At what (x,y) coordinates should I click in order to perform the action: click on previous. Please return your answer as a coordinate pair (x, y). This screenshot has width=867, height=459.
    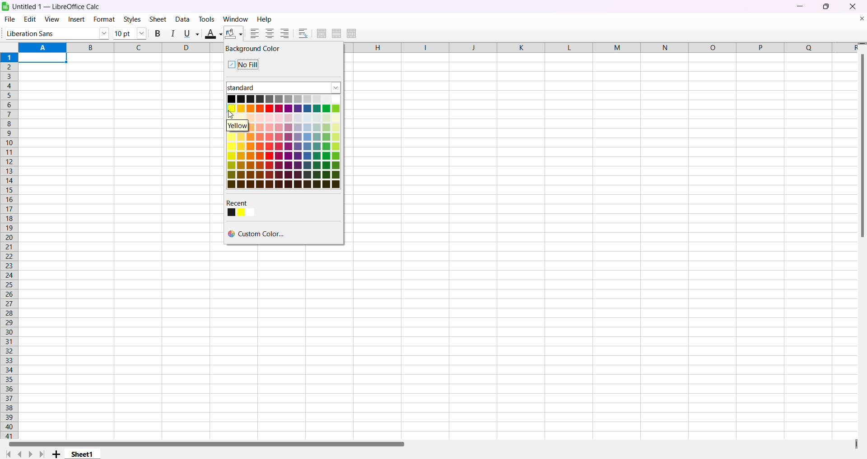
    Looking at the image, I should click on (23, 453).